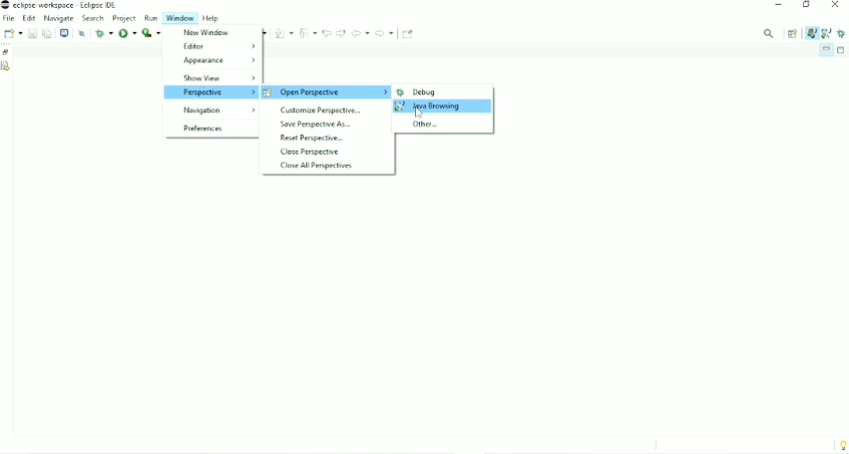 The width and height of the screenshot is (849, 454). What do you see at coordinates (826, 33) in the screenshot?
I see `Java Browsing` at bounding box center [826, 33].